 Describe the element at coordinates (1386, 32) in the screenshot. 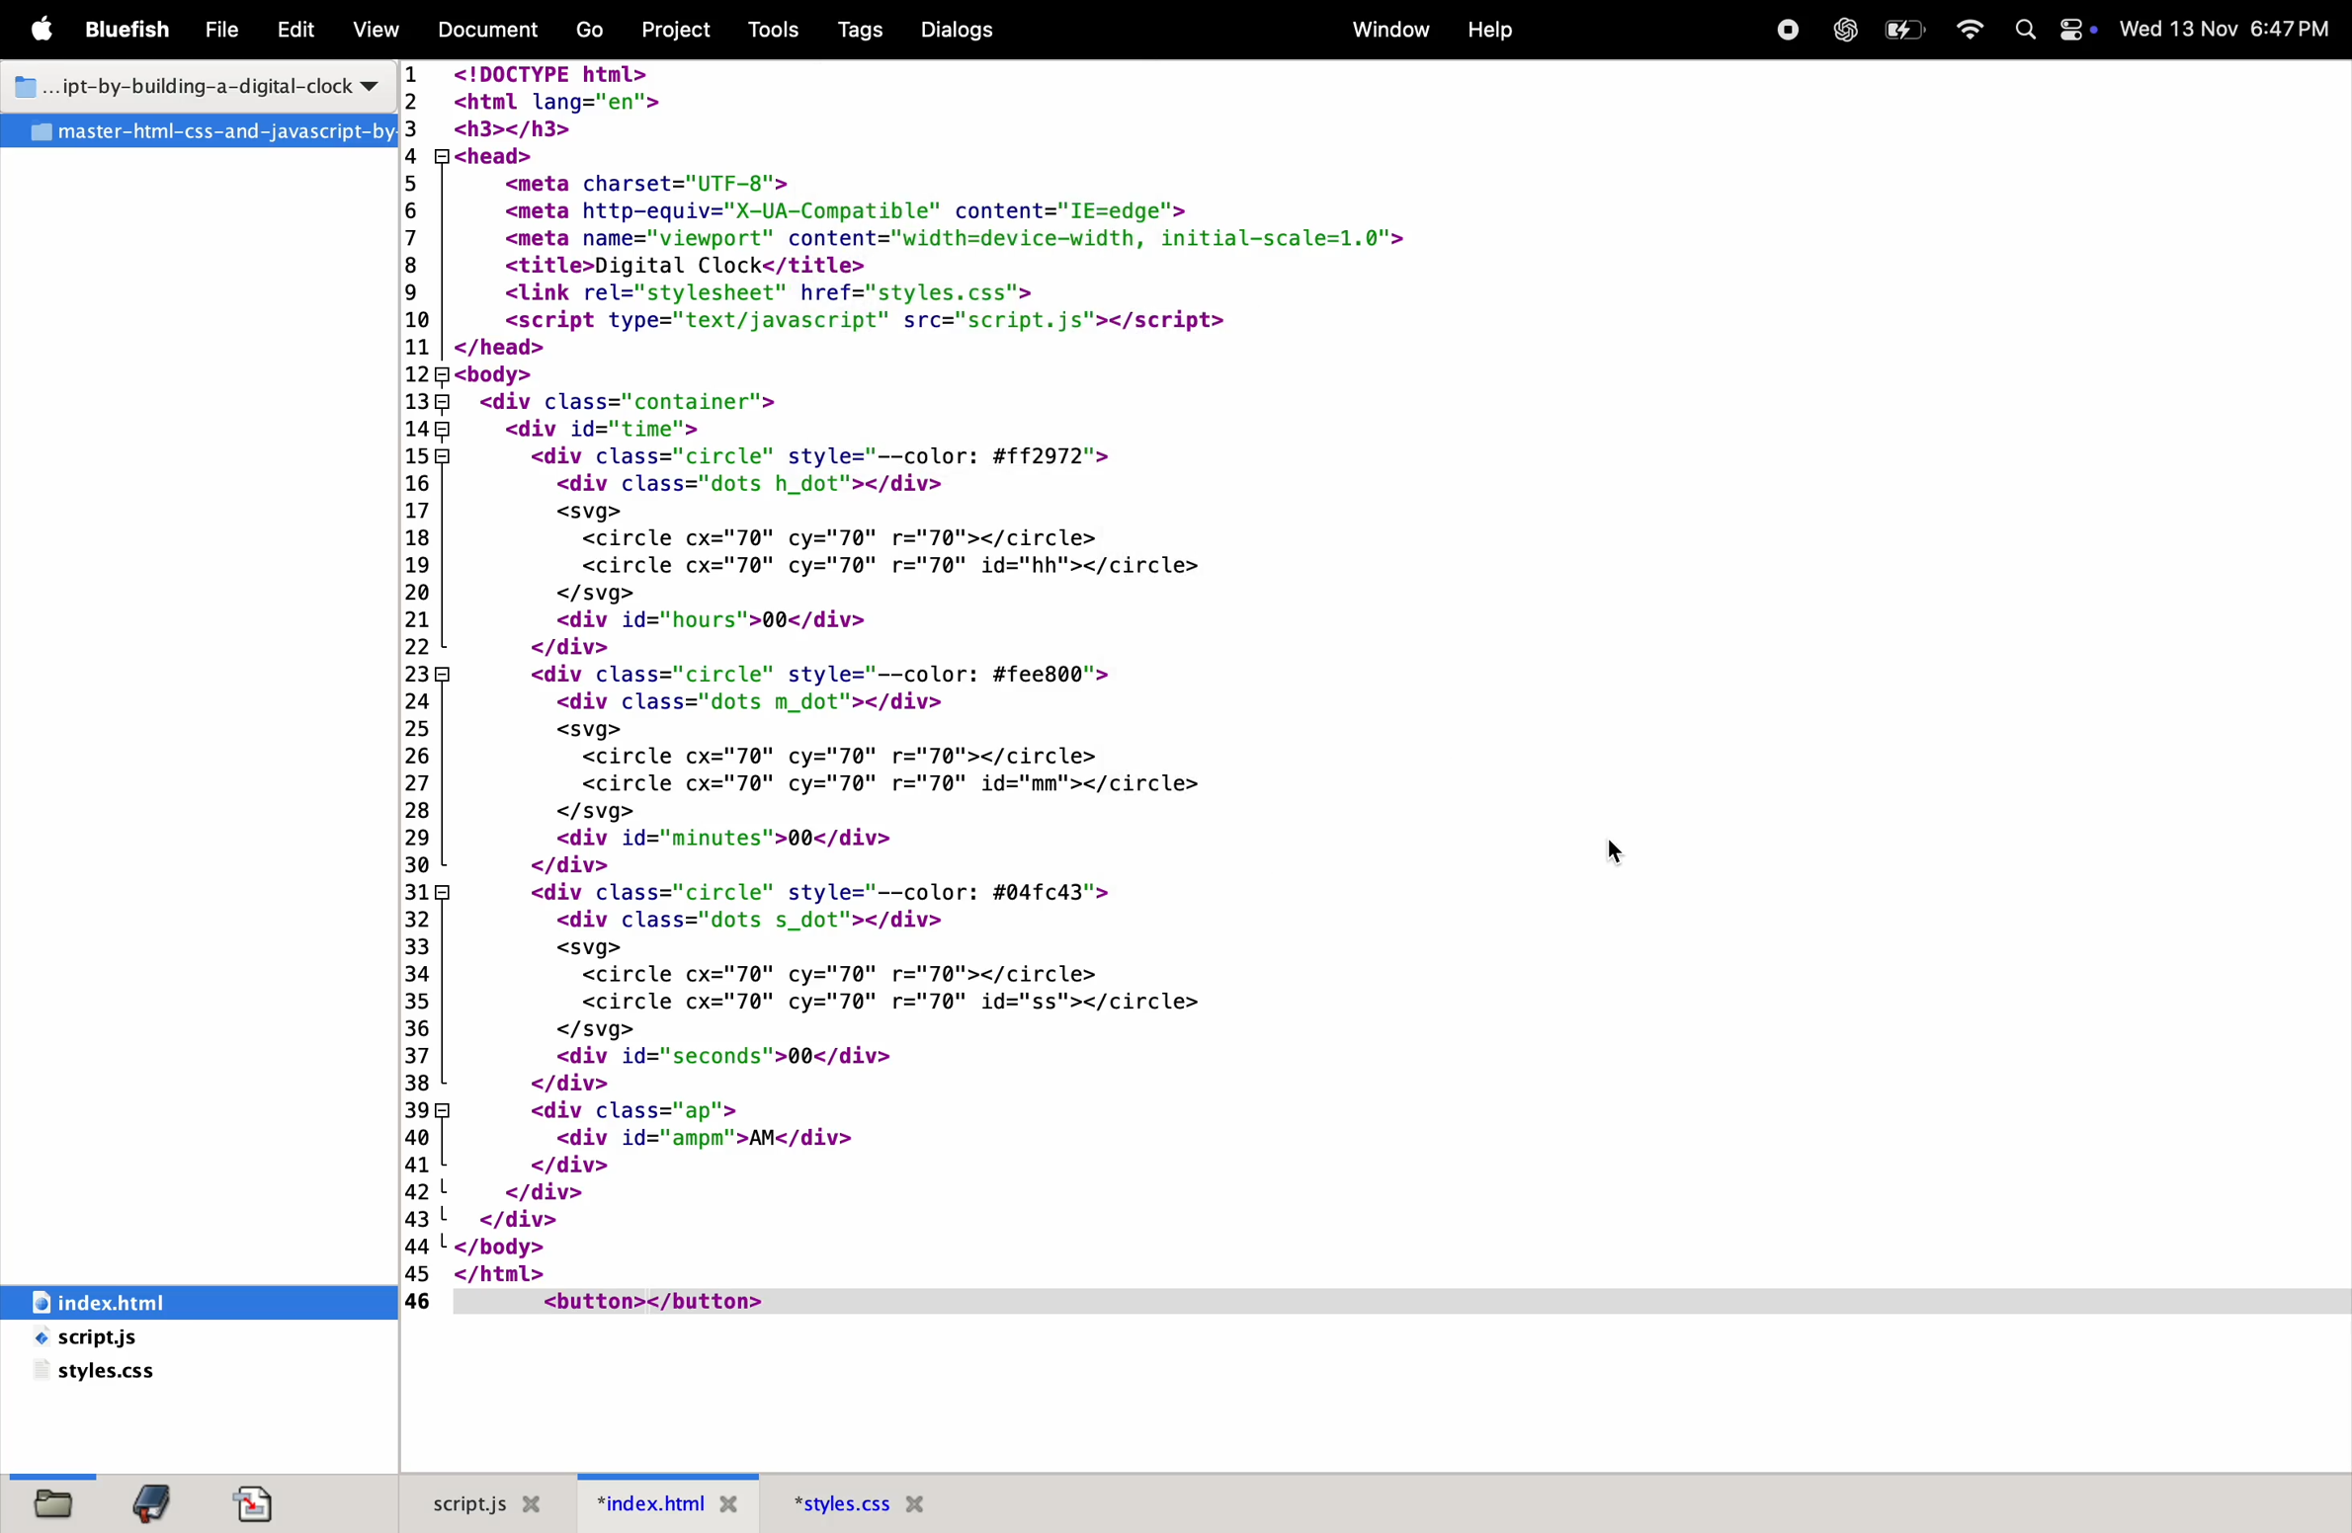

I see `window` at that location.